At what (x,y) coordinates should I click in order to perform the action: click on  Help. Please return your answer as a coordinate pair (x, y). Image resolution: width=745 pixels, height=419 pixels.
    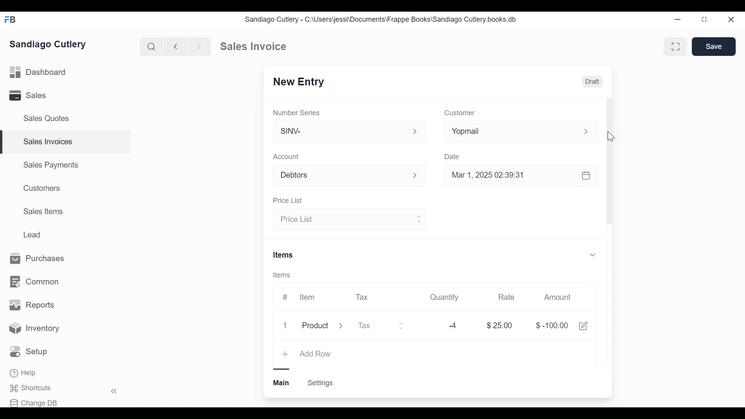
    Looking at the image, I should click on (23, 373).